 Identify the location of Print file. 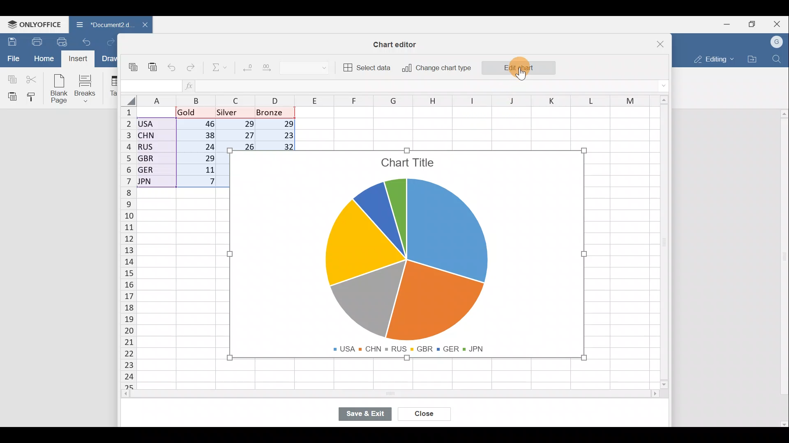
(37, 41).